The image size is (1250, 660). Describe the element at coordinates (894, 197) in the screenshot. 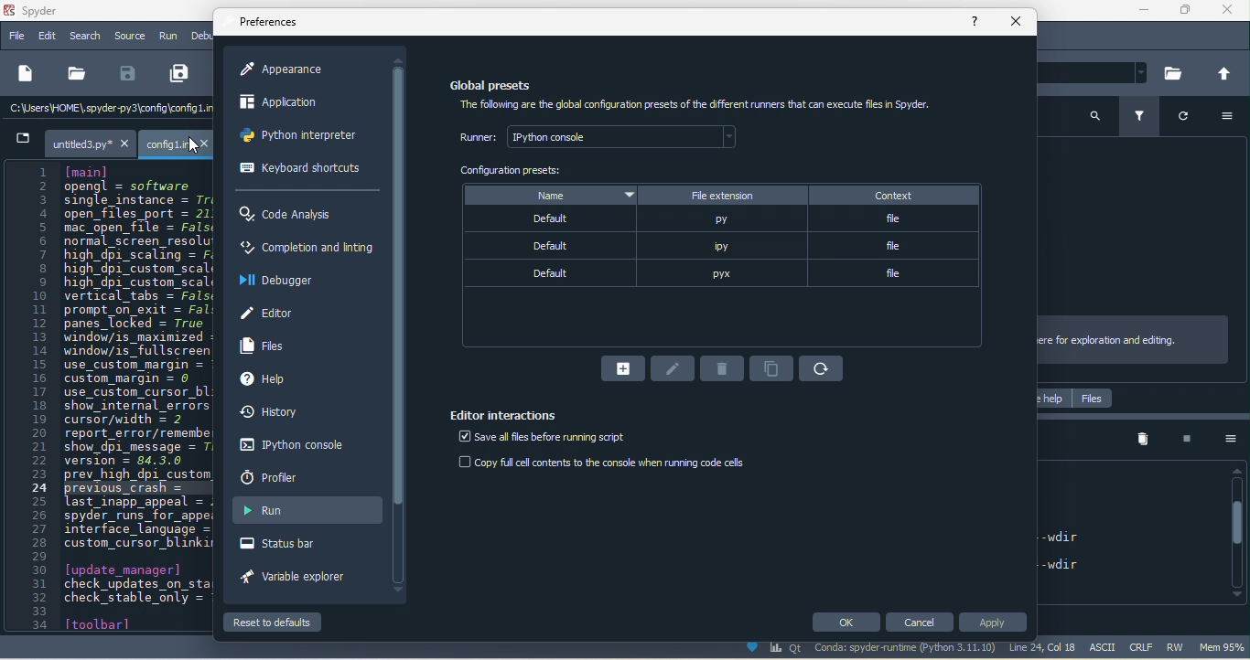

I see `context` at that location.